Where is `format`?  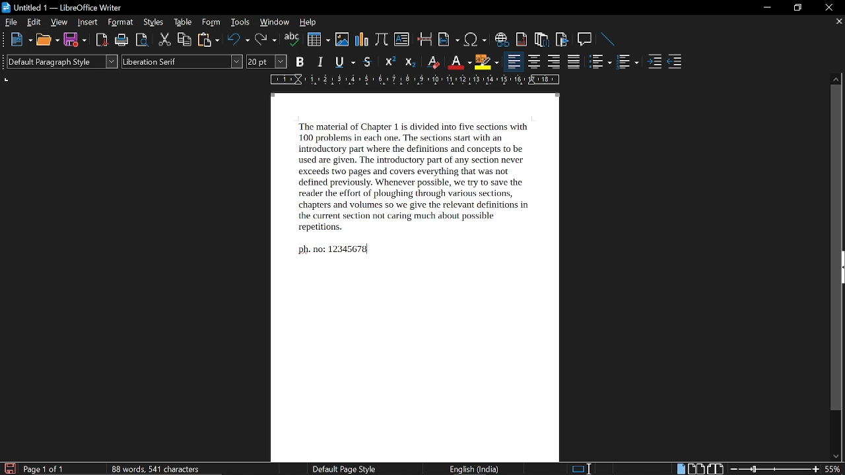 format is located at coordinates (119, 23).